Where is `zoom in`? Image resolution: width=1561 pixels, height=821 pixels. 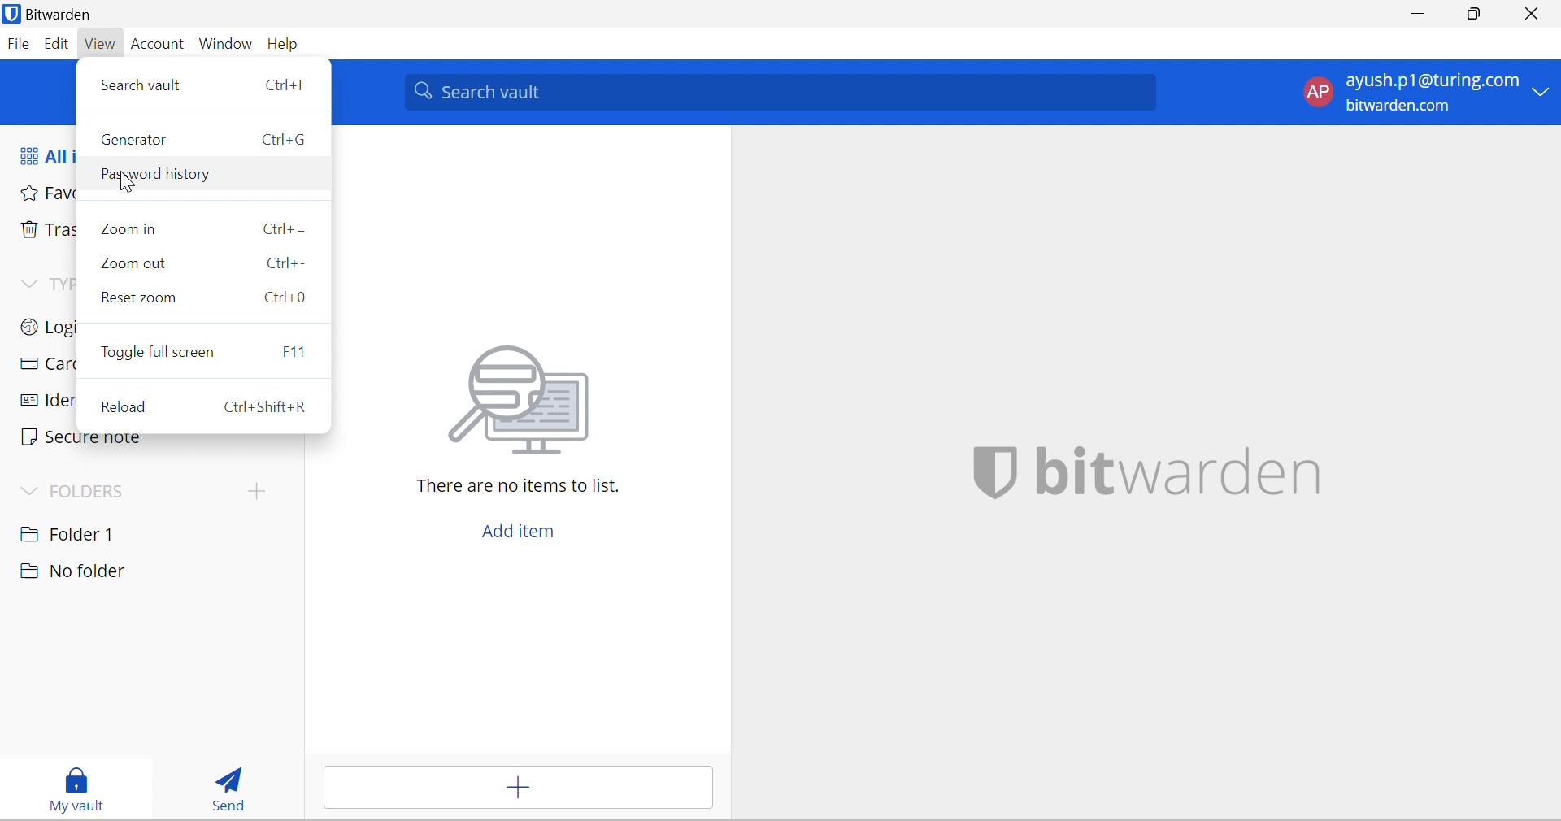
zoom in is located at coordinates (203, 228).